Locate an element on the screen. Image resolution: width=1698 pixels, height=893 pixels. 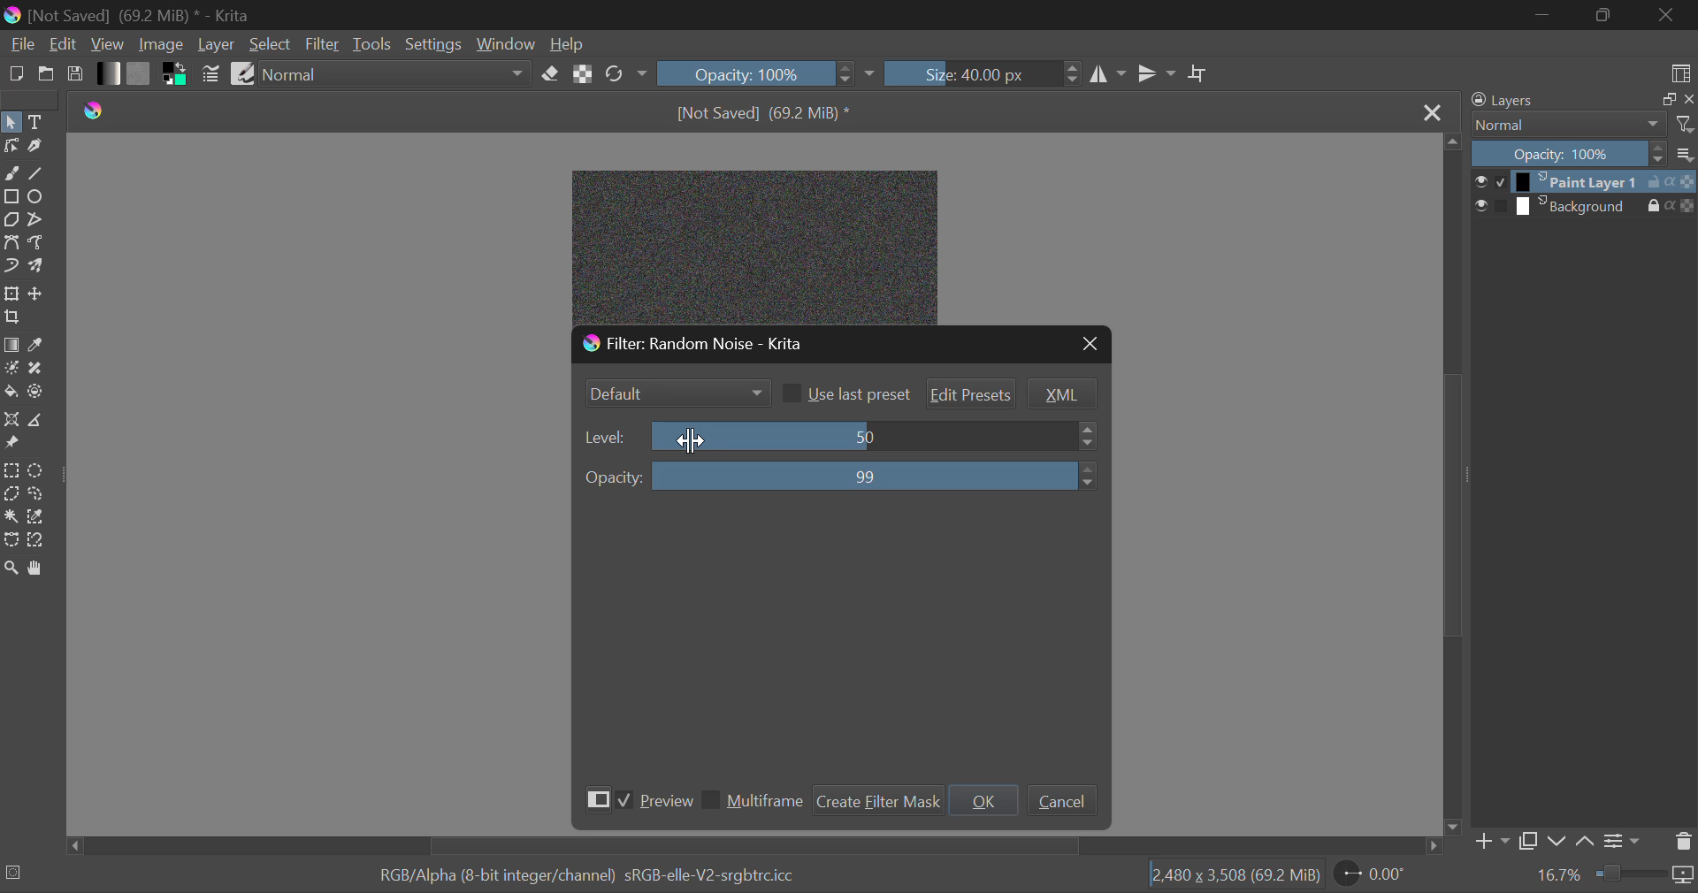
Line is located at coordinates (37, 175).